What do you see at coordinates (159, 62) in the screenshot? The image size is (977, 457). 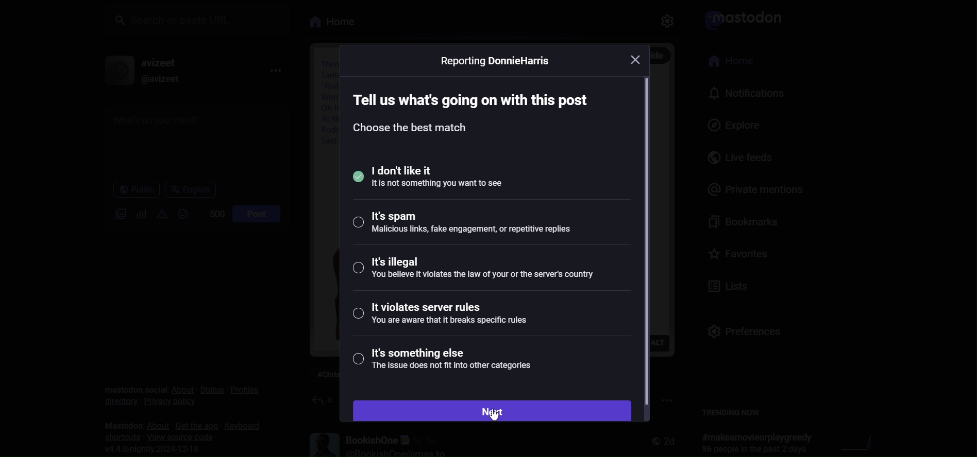 I see `avizeet` at bounding box center [159, 62].